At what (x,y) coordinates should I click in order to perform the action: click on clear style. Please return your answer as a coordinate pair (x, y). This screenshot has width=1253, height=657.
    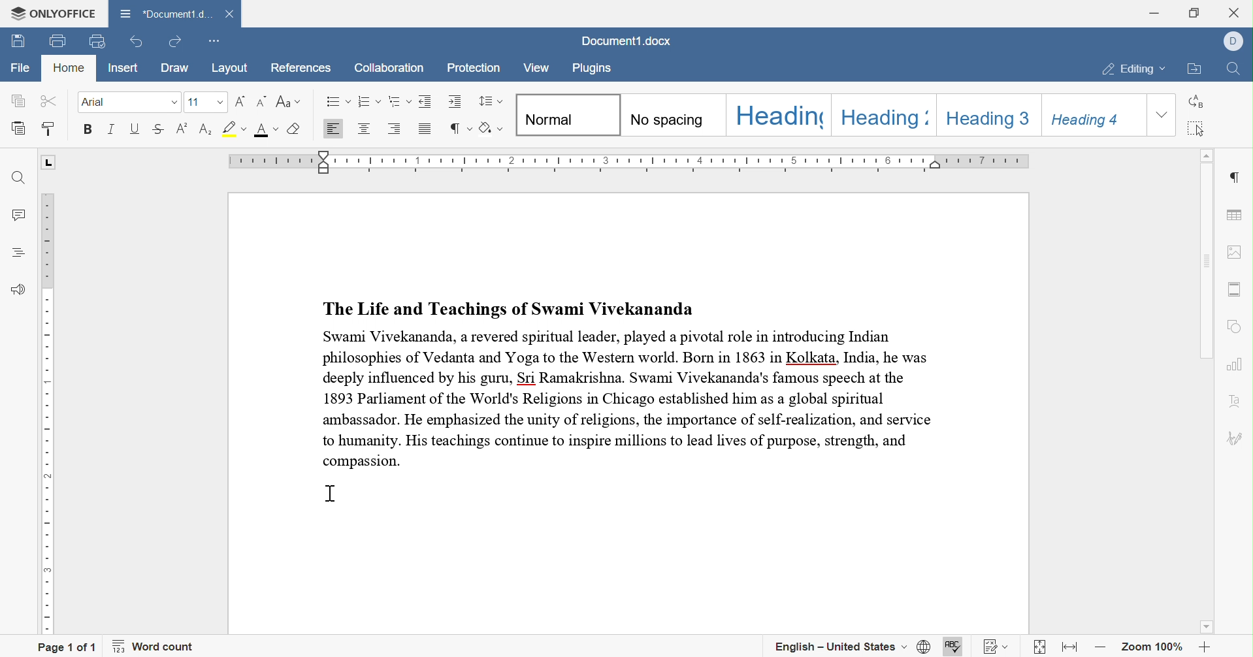
    Looking at the image, I should click on (295, 128).